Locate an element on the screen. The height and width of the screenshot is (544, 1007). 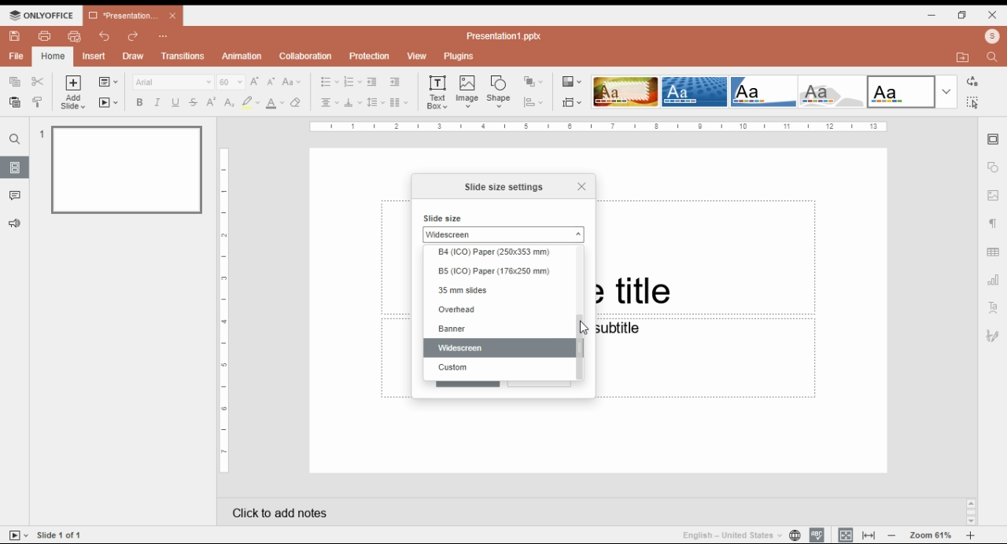
B5 (ICO) Paper (176x250 mm) is located at coordinates (496, 273).